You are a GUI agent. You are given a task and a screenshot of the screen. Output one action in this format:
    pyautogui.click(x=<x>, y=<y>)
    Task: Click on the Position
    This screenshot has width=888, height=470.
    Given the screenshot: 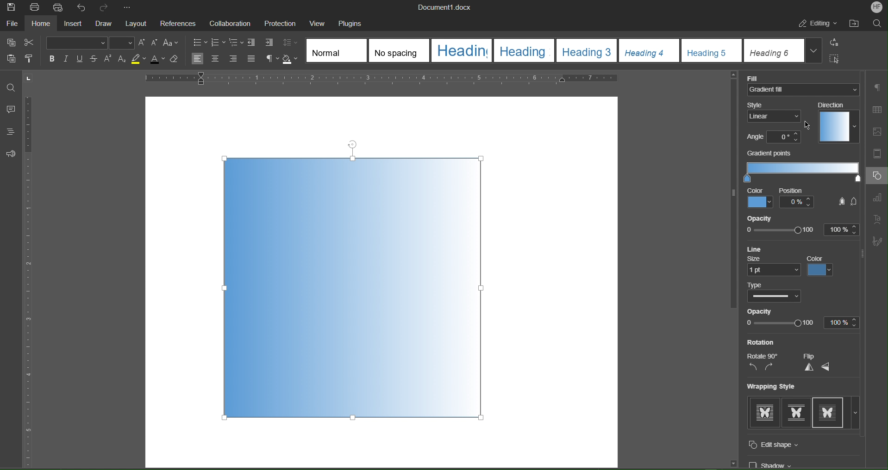 What is the action you would take?
    pyautogui.click(x=800, y=199)
    